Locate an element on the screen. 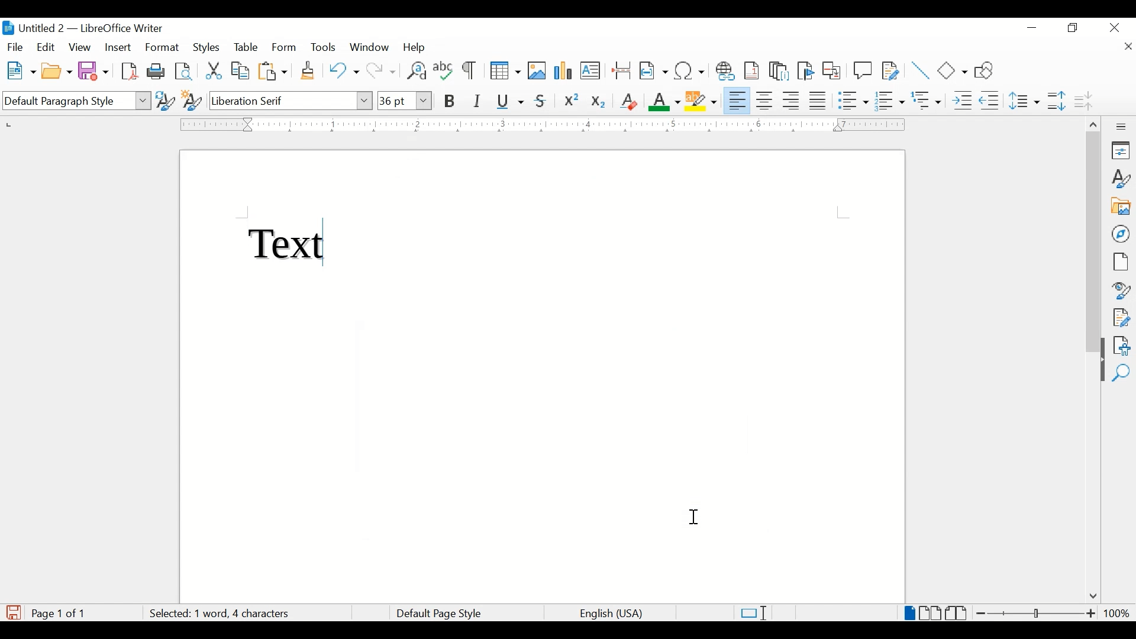  show draw functions is located at coordinates (988, 70).